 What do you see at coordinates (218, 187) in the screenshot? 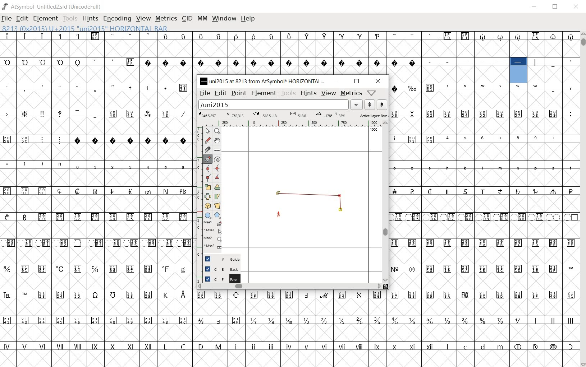
I see `Rotate the selection` at bounding box center [218, 187].